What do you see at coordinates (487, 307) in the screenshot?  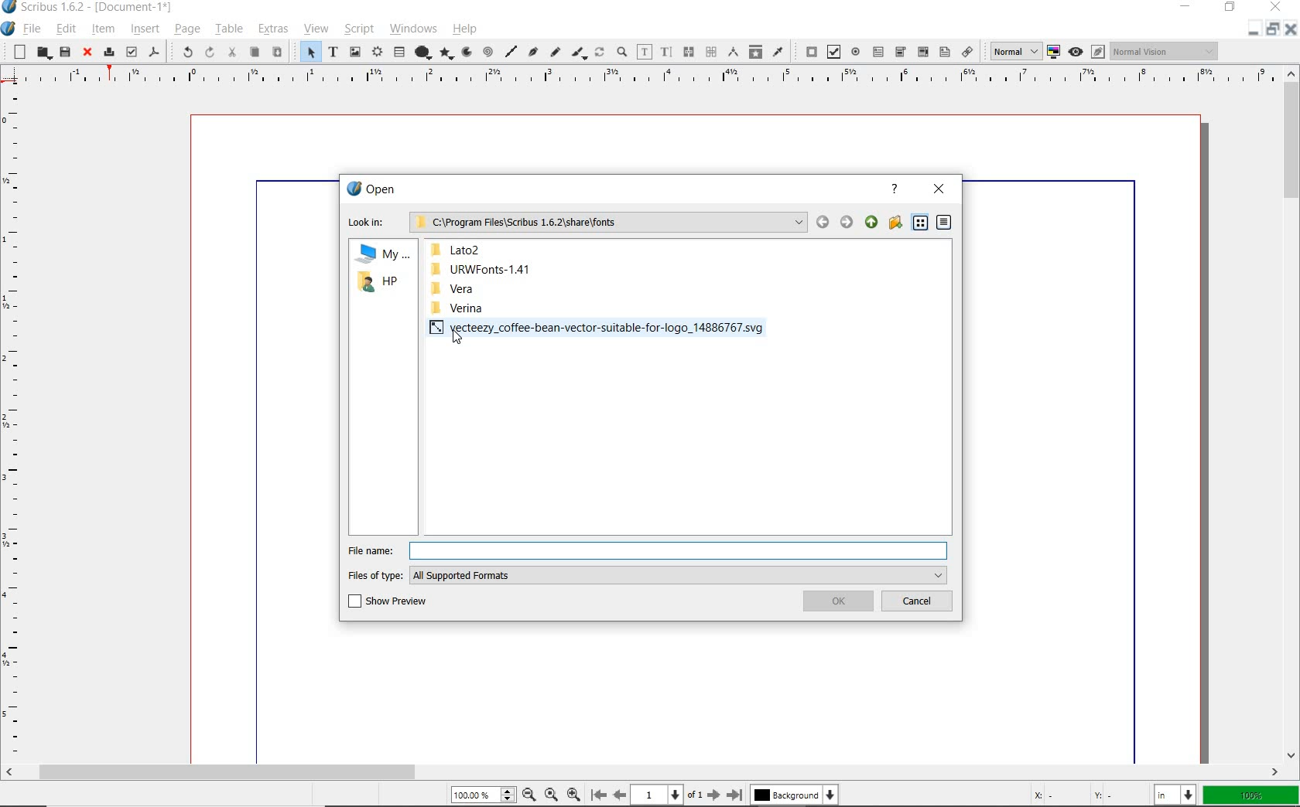 I see `verina` at bounding box center [487, 307].